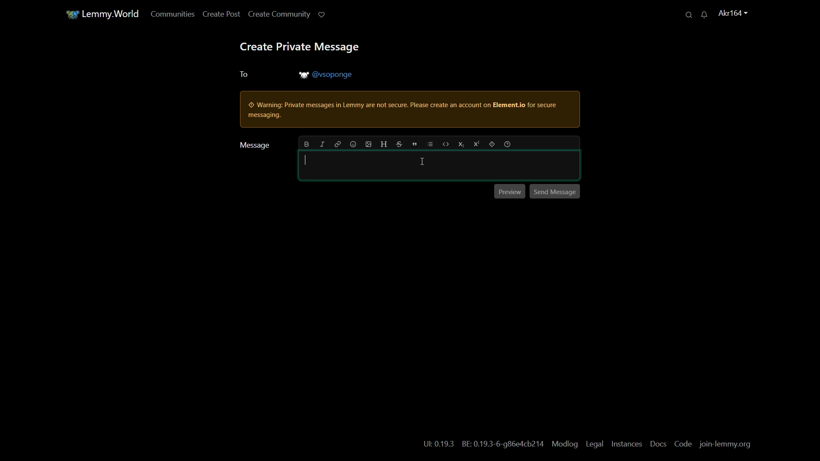  I want to click on send message, so click(555, 191).